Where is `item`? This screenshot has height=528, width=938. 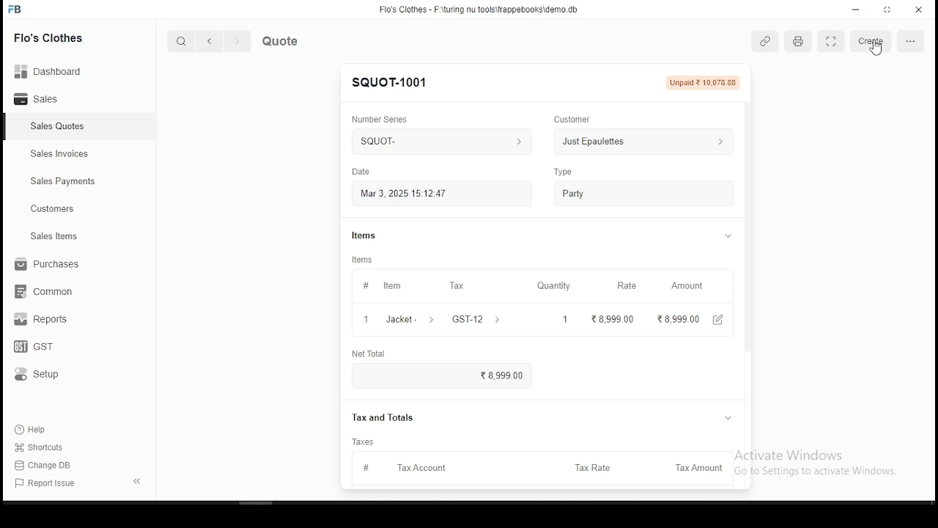 item is located at coordinates (384, 285).